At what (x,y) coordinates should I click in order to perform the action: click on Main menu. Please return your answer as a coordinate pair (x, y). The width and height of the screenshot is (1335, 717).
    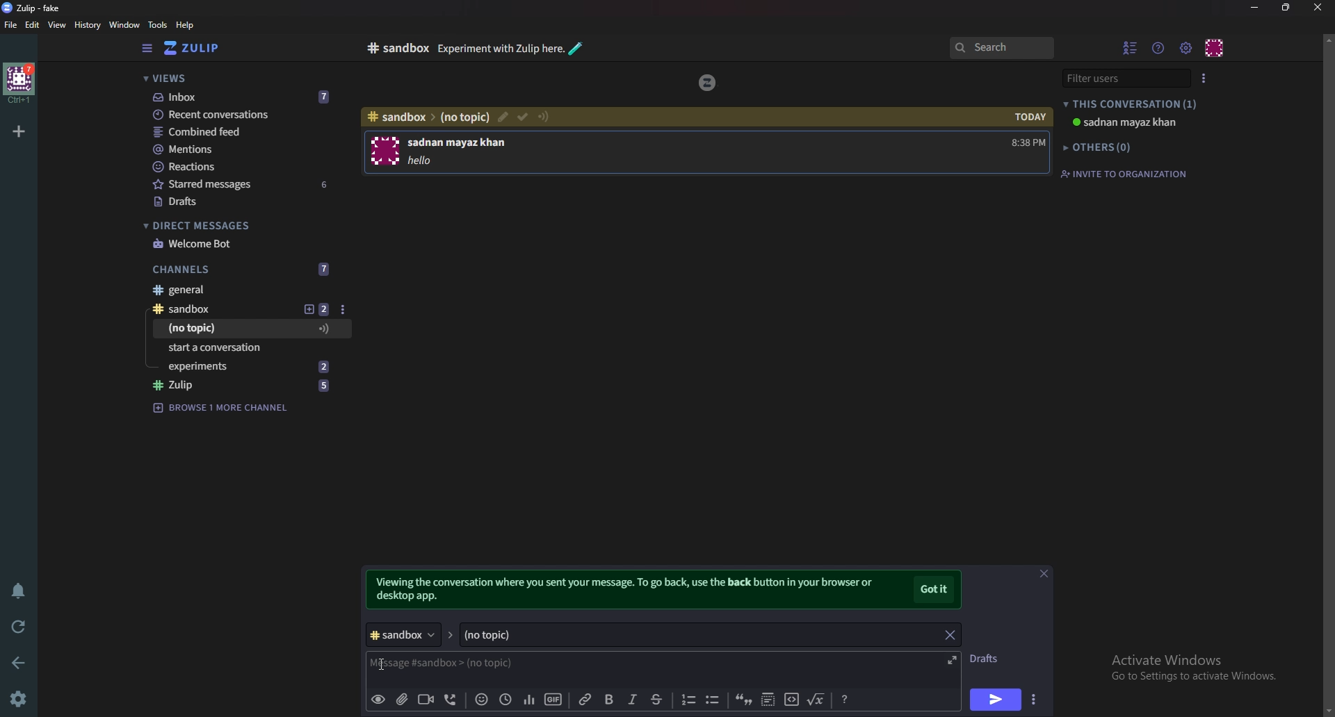
    Looking at the image, I should click on (1187, 47).